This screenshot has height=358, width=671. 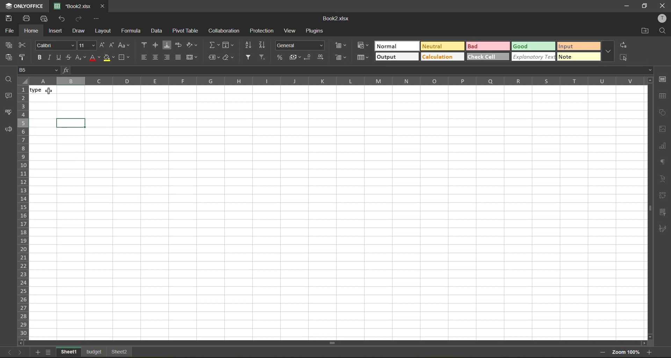 I want to click on Book2.xlsx, so click(x=337, y=18).